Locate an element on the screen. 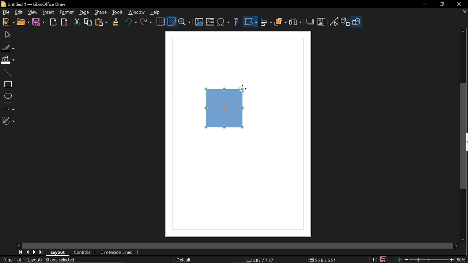 The height and width of the screenshot is (263, 468). Toggle extrusion is located at coordinates (346, 22).